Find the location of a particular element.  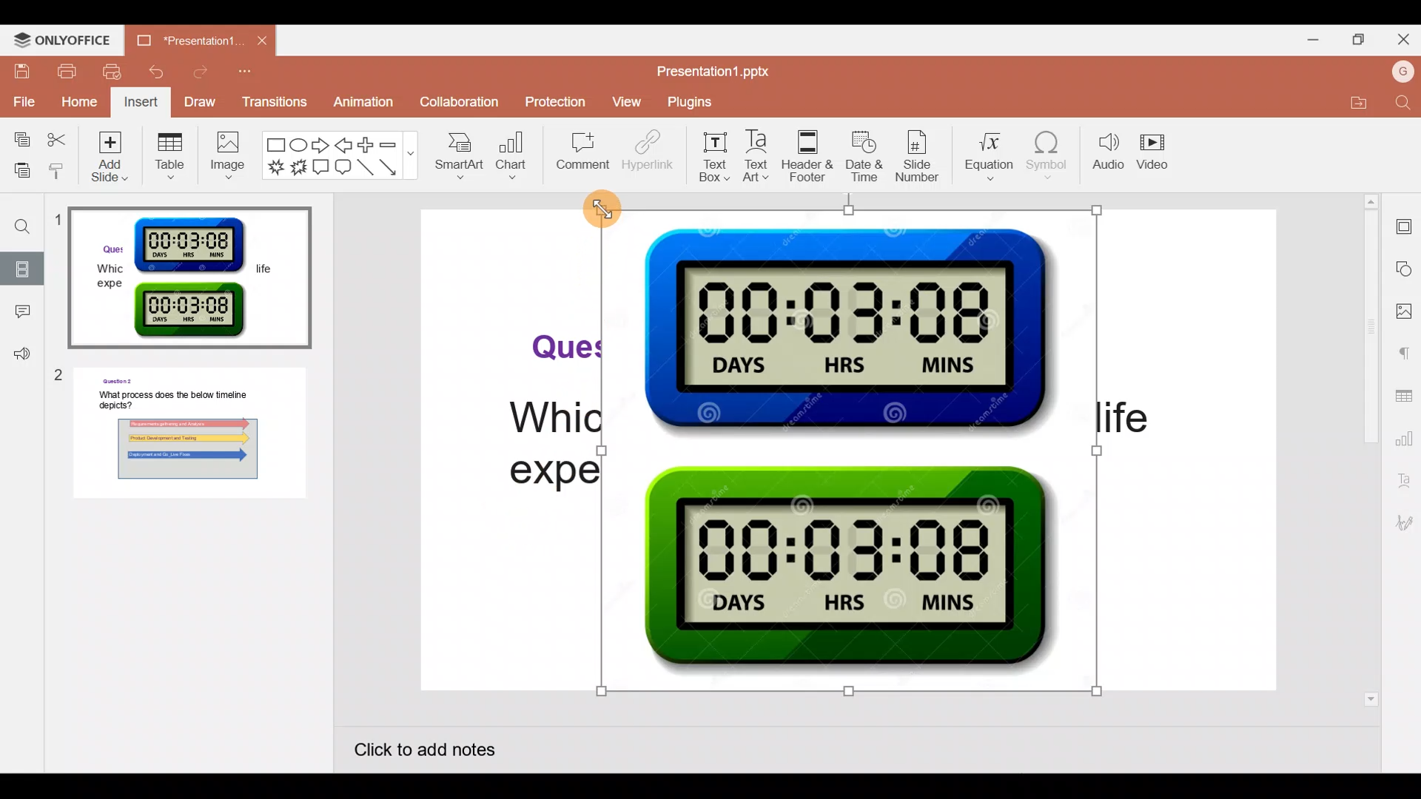

Draw is located at coordinates (204, 101).